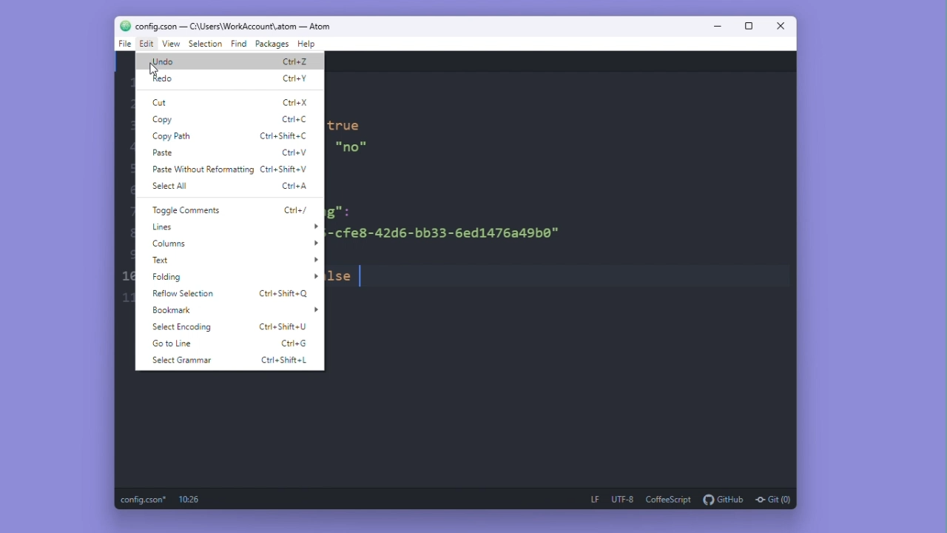 This screenshot has height=533, width=947. Describe the element at coordinates (718, 25) in the screenshot. I see `Minimise` at that location.